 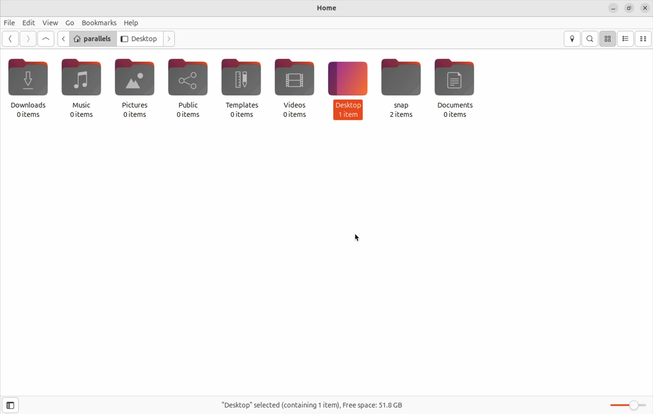 I want to click on resize, so click(x=629, y=8).